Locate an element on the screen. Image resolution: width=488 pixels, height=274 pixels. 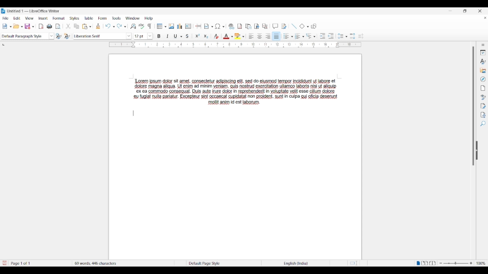
Selected color for highlighting color is located at coordinates (238, 36).